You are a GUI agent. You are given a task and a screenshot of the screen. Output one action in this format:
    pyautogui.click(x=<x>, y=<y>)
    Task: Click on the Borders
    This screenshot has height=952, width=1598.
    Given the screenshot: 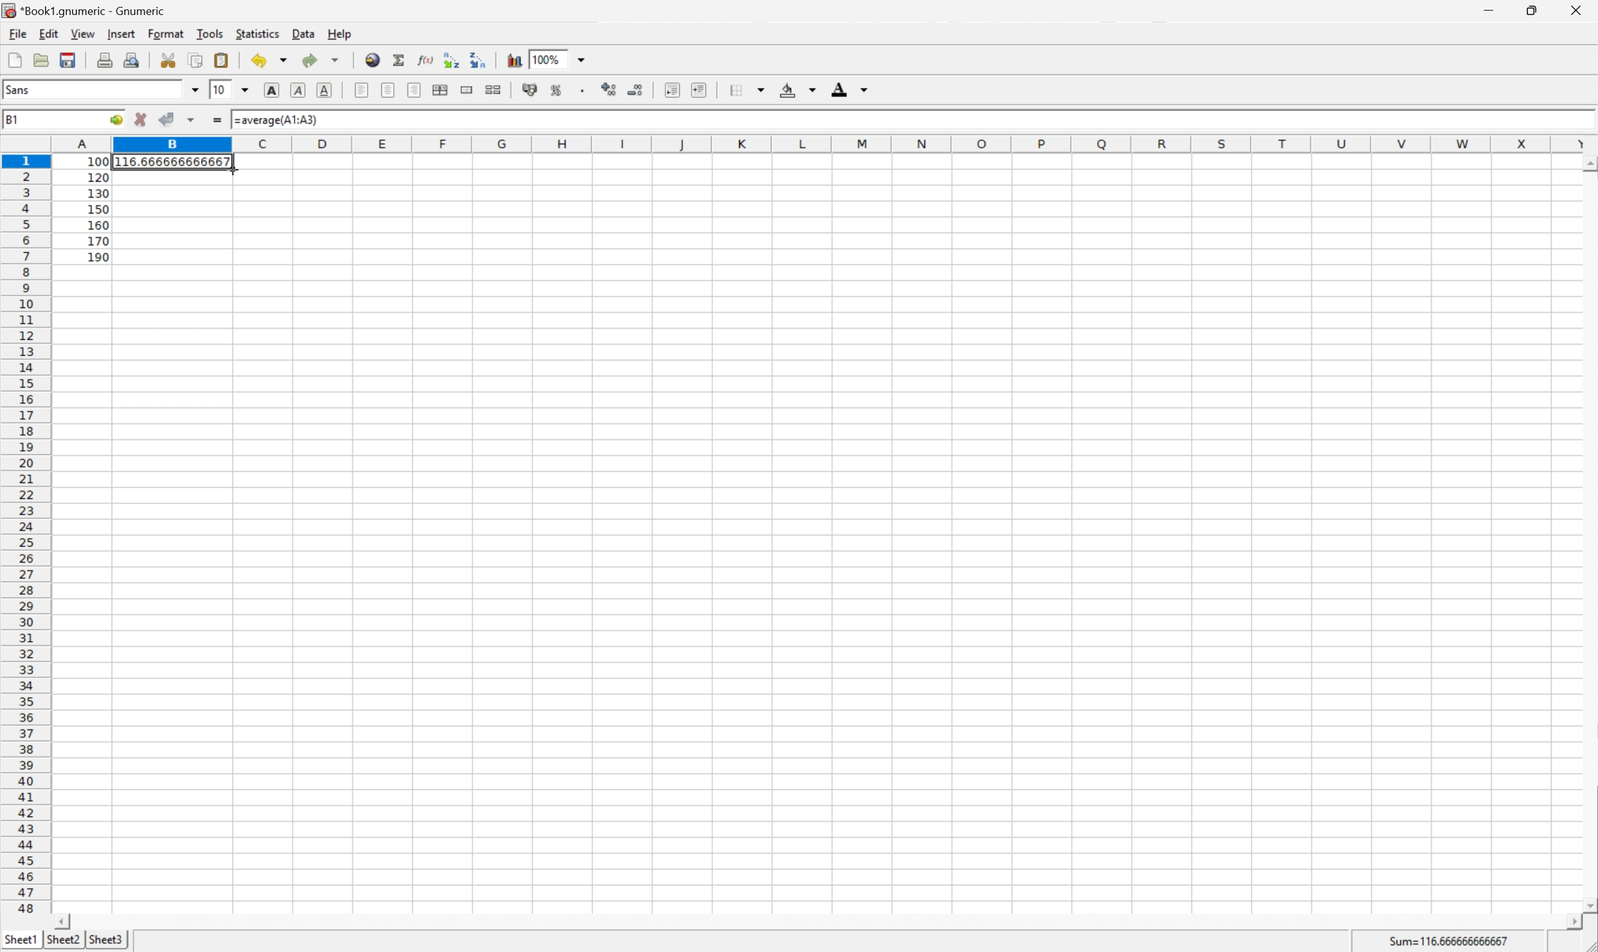 What is the action you would take?
    pyautogui.click(x=745, y=89)
    